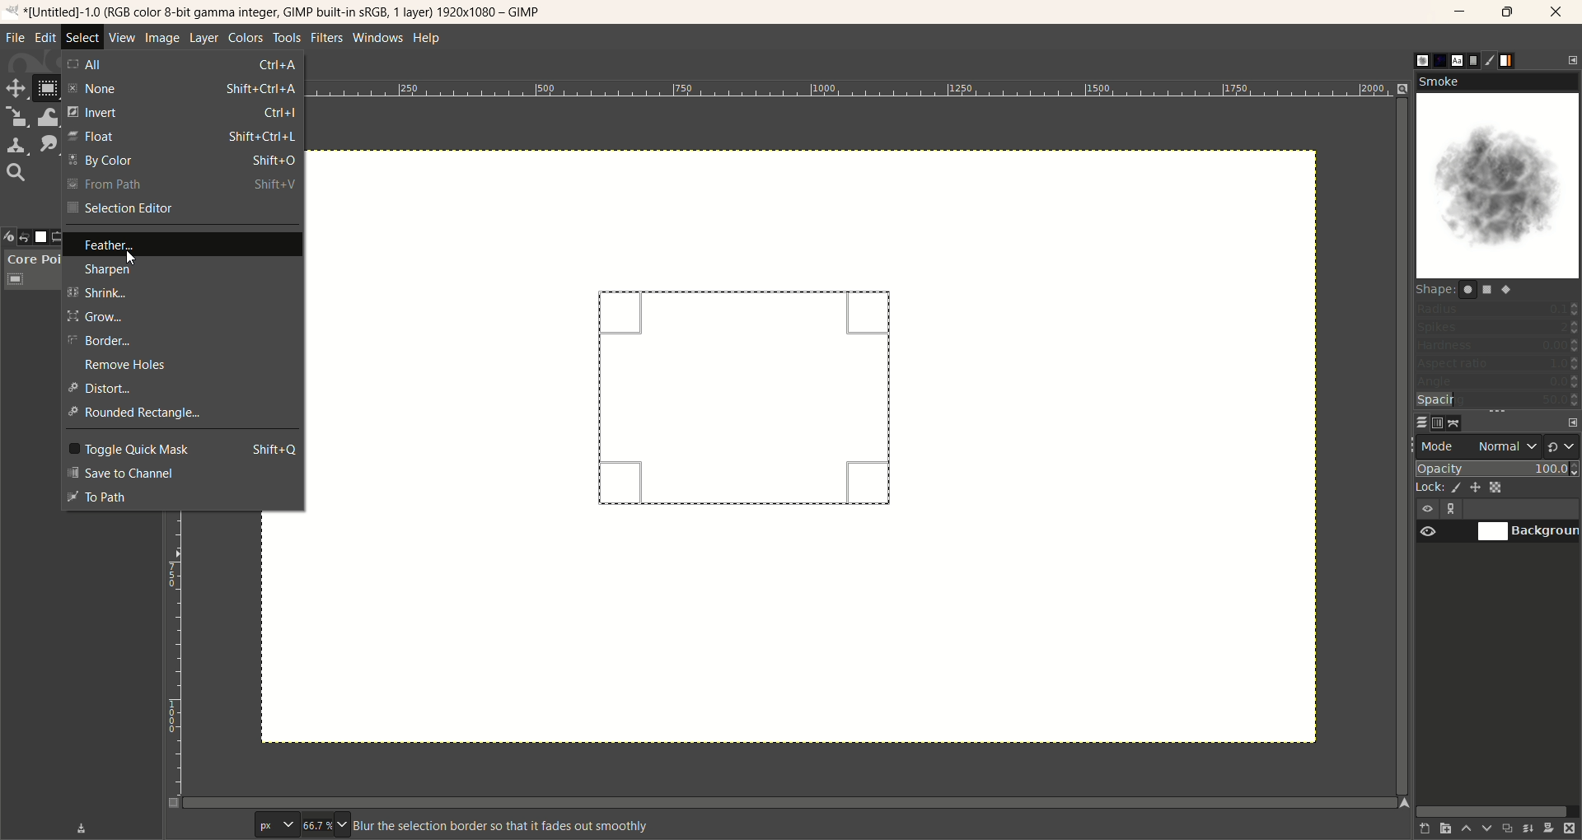 This screenshot has height=840, width=1582. What do you see at coordinates (177, 340) in the screenshot?
I see `border` at bounding box center [177, 340].